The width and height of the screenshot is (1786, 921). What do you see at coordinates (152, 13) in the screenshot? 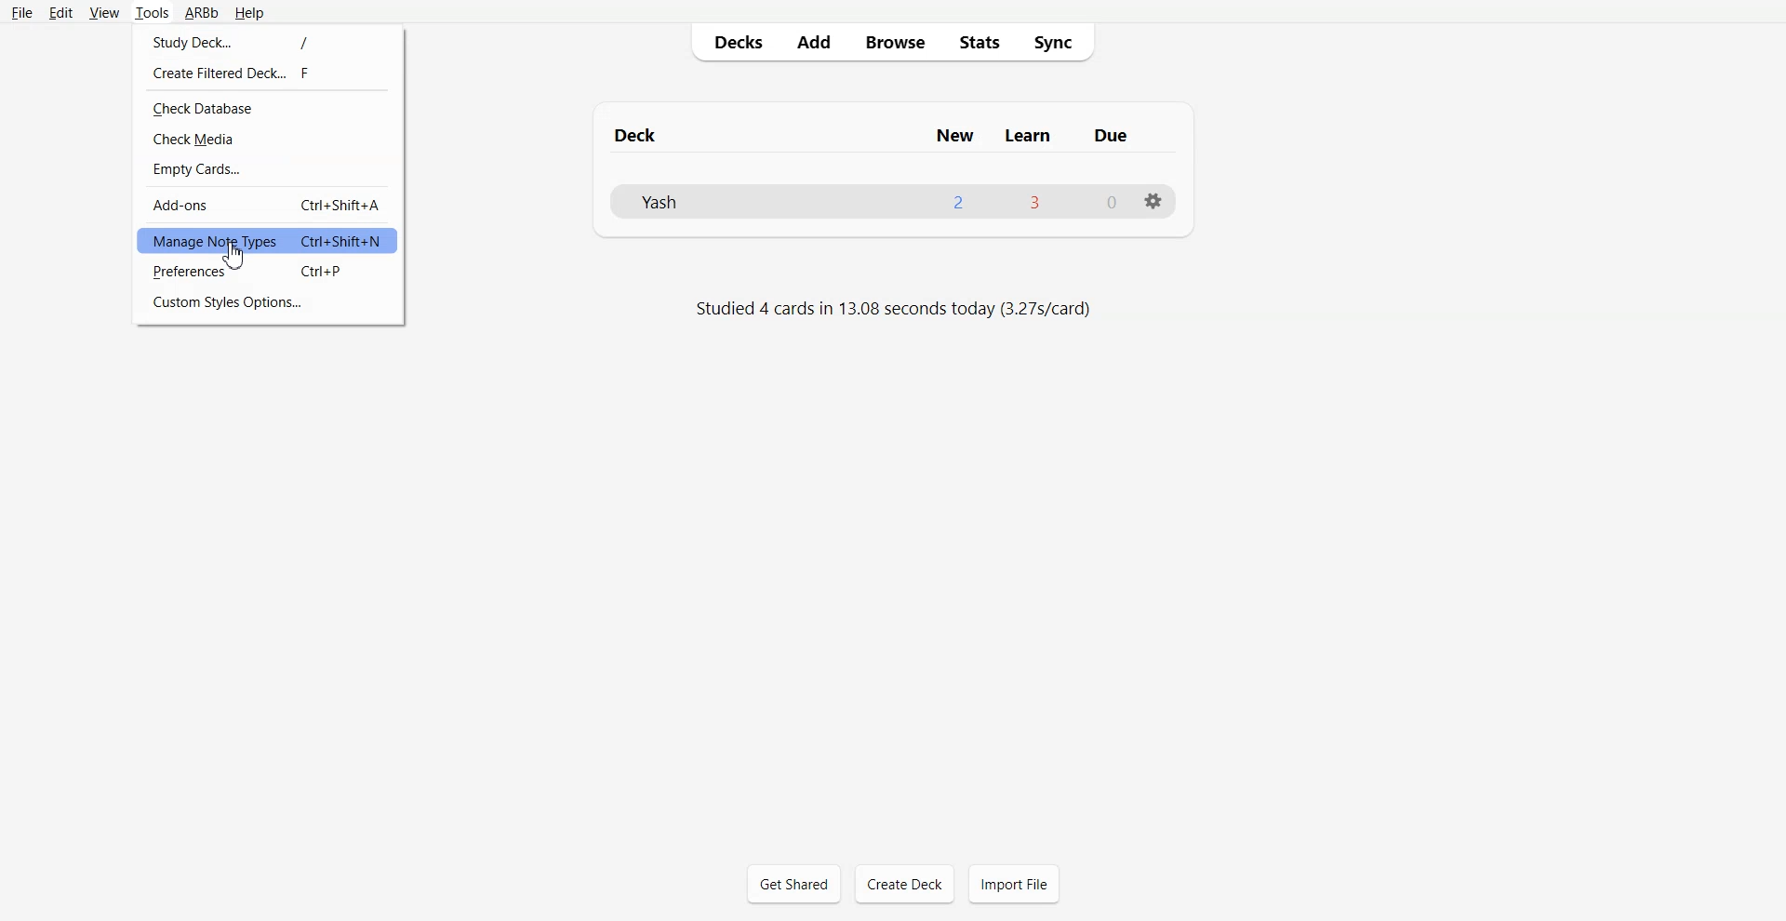
I see `Tools` at bounding box center [152, 13].